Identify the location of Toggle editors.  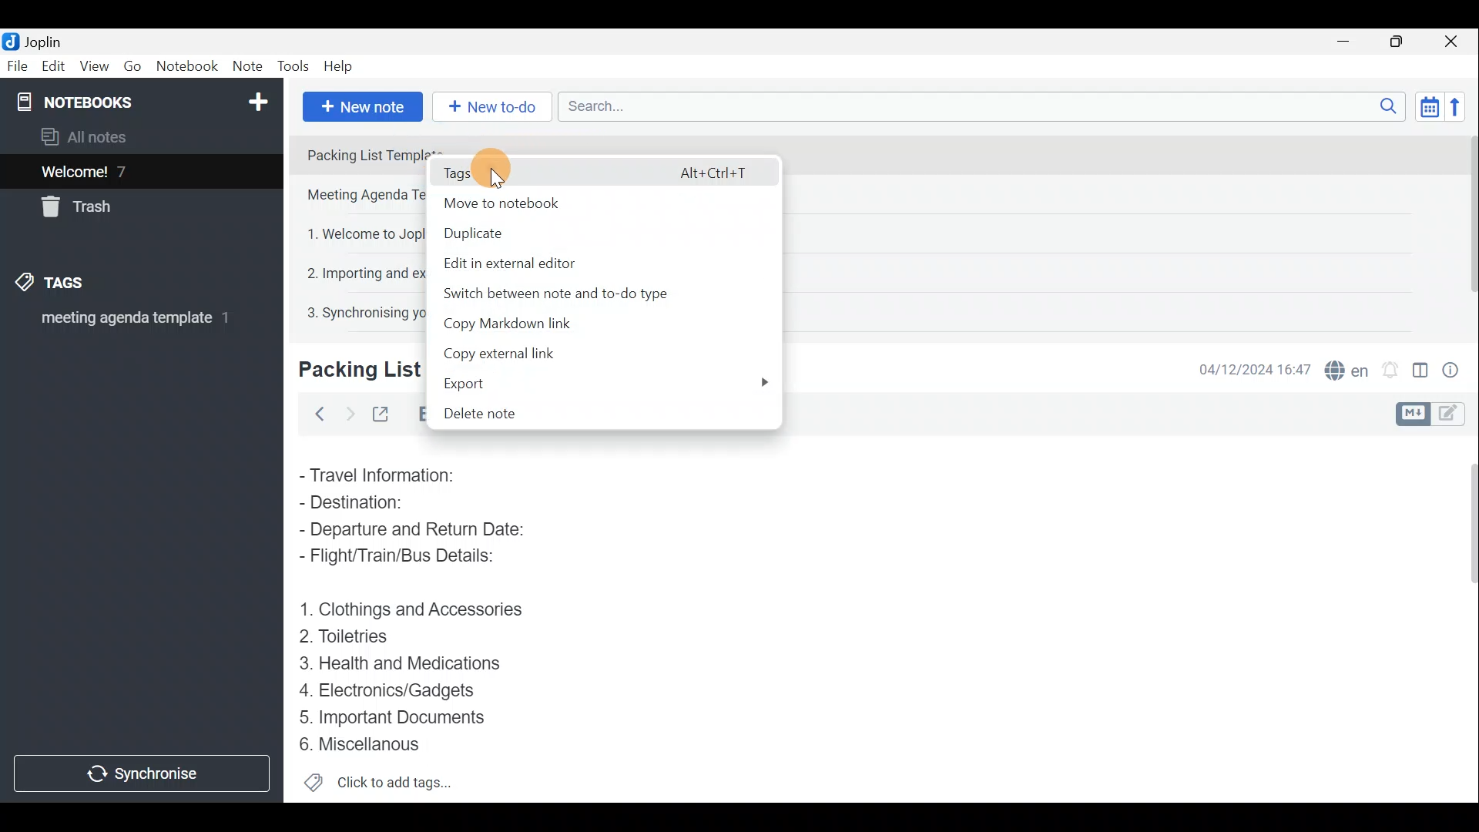
(1456, 415).